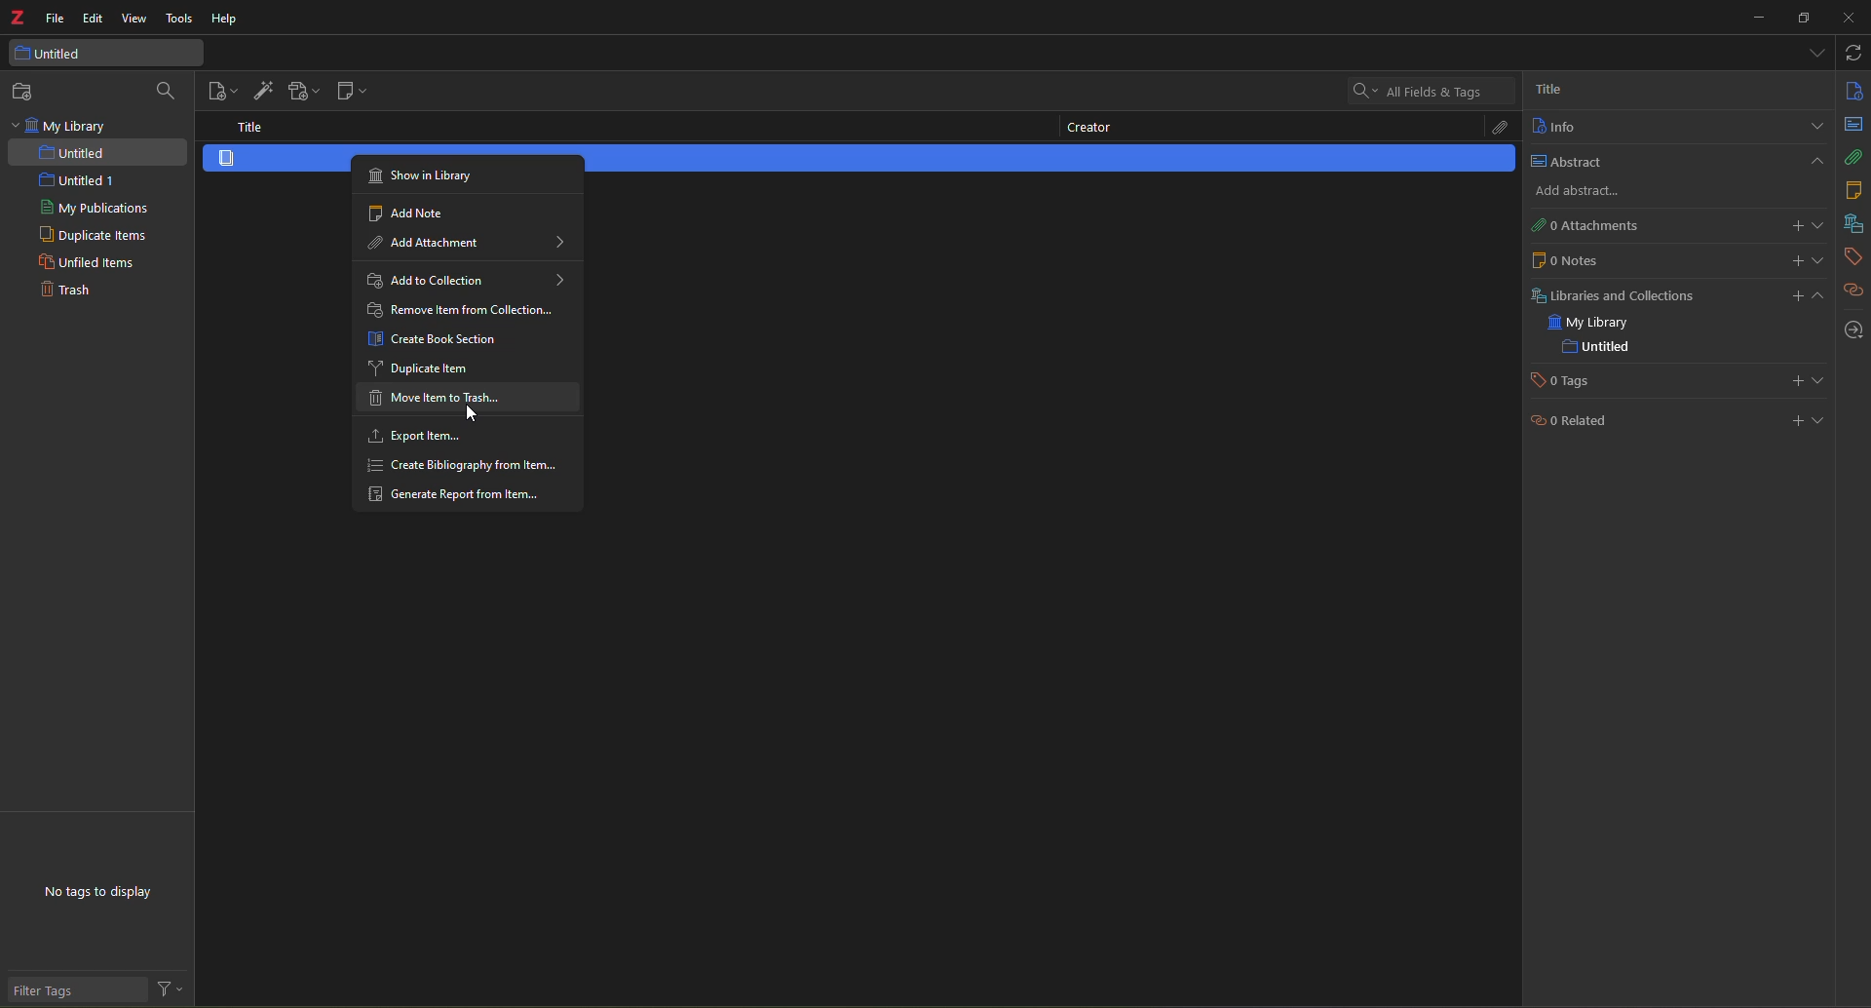 The width and height of the screenshot is (1871, 1008). Describe the element at coordinates (1852, 190) in the screenshot. I see `notes` at that location.